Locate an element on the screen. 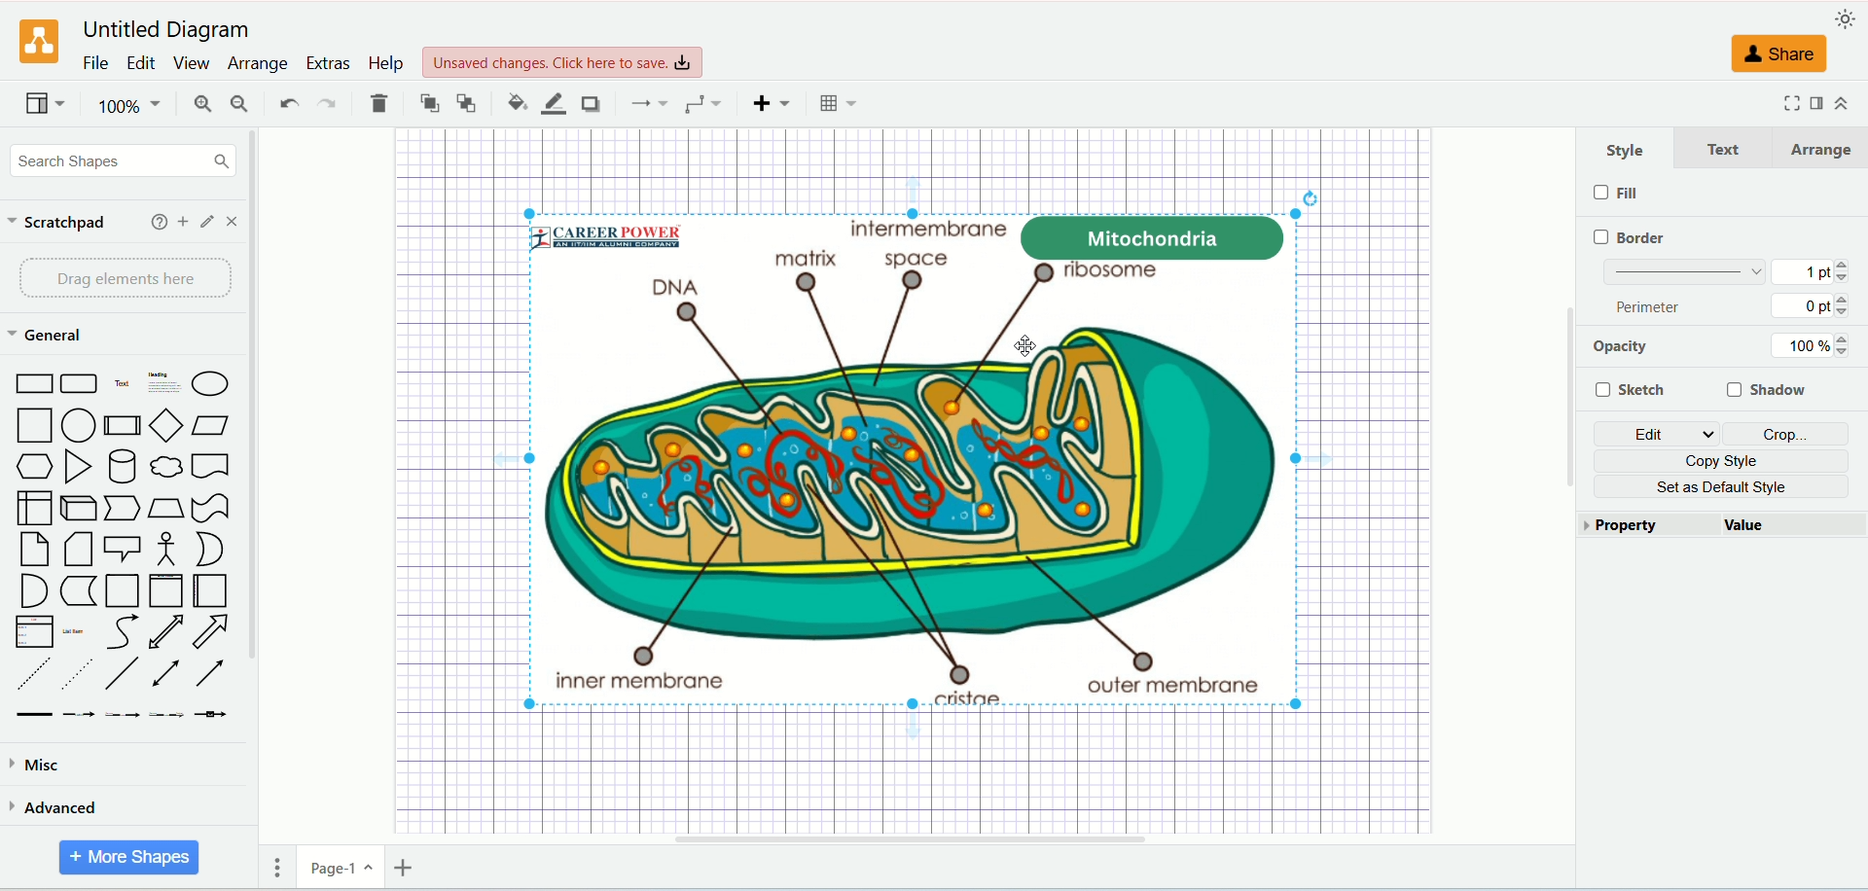  Heading with Text is located at coordinates (165, 385).